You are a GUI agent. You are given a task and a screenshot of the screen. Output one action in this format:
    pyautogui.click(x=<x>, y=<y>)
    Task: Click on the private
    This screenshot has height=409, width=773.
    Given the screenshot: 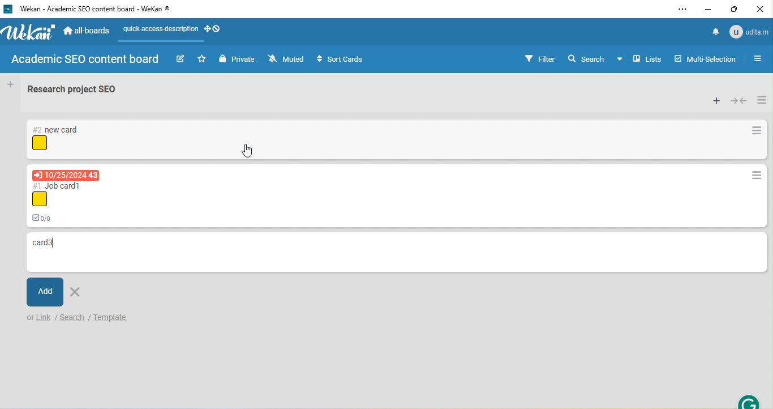 What is the action you would take?
    pyautogui.click(x=237, y=60)
    